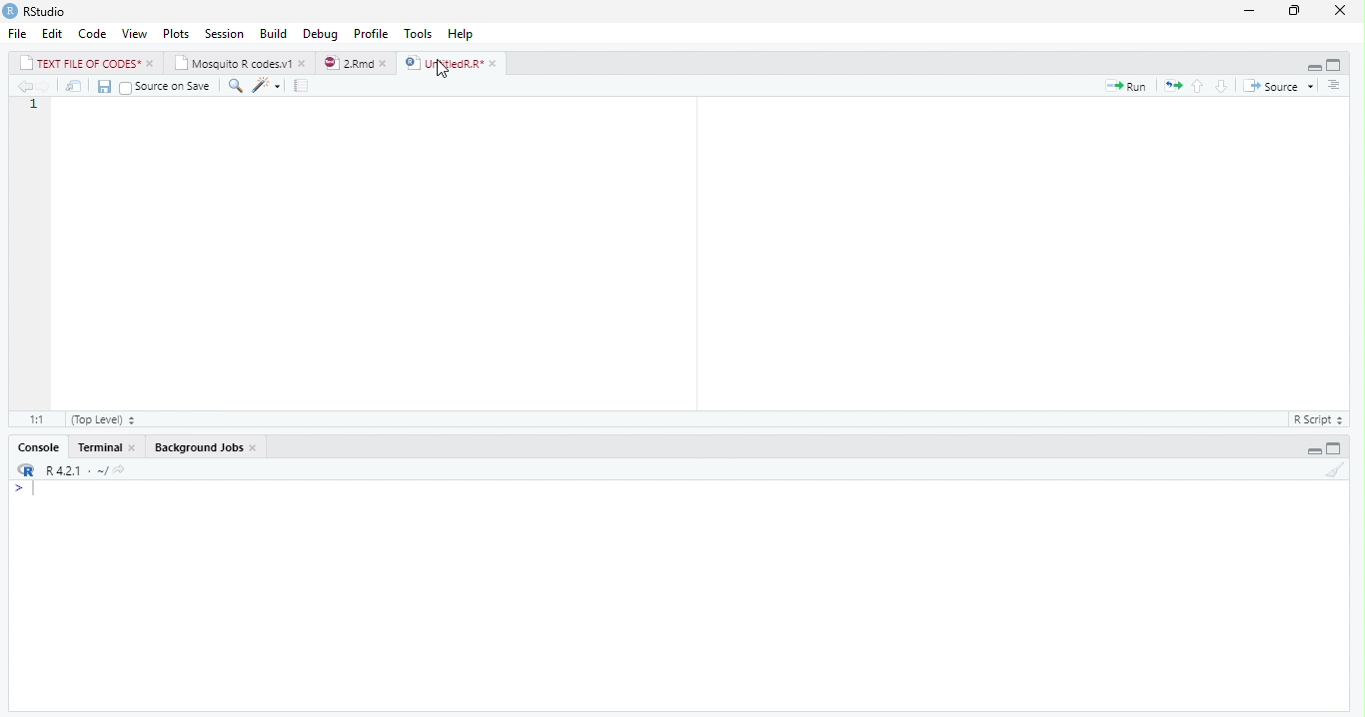  I want to click on (Top level), so click(107, 420).